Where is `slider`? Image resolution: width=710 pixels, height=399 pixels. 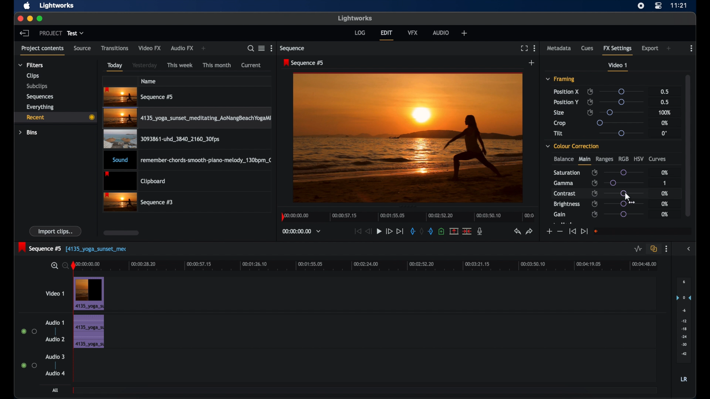
slider is located at coordinates (624, 193).